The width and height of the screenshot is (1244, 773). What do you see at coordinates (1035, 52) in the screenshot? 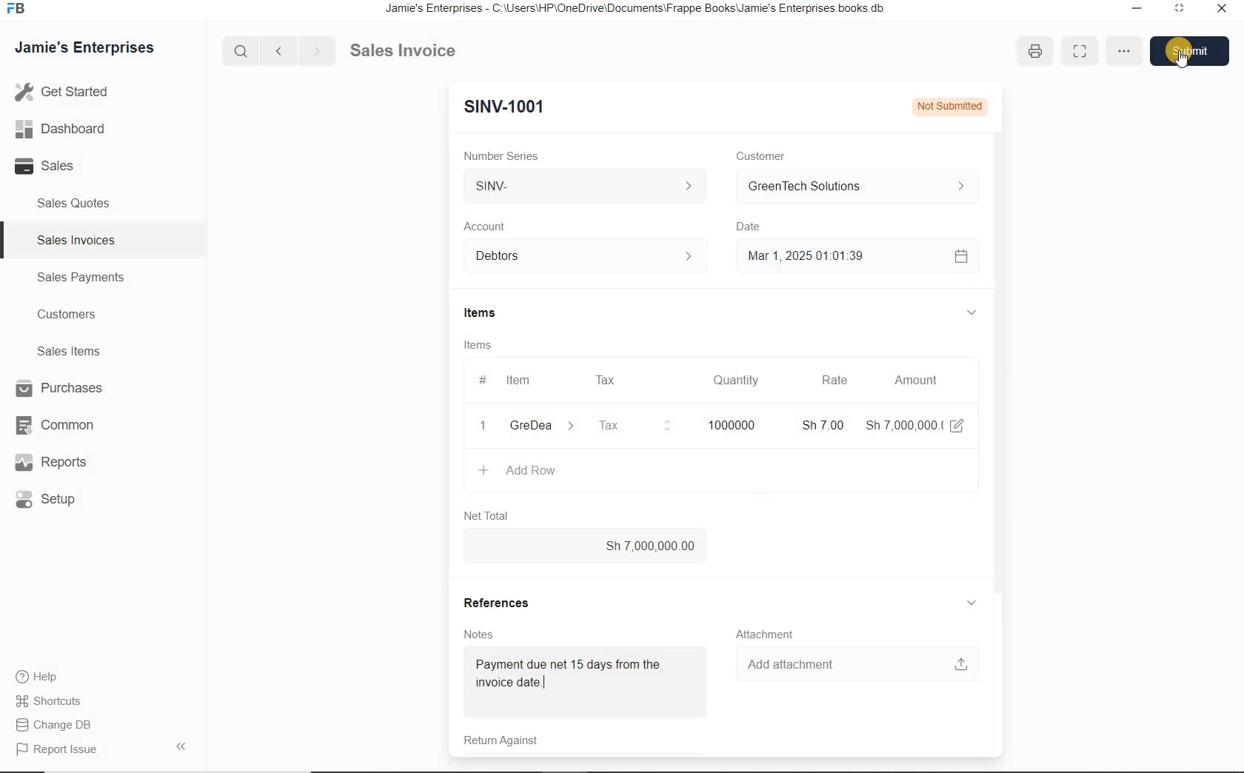
I see `print` at bounding box center [1035, 52].